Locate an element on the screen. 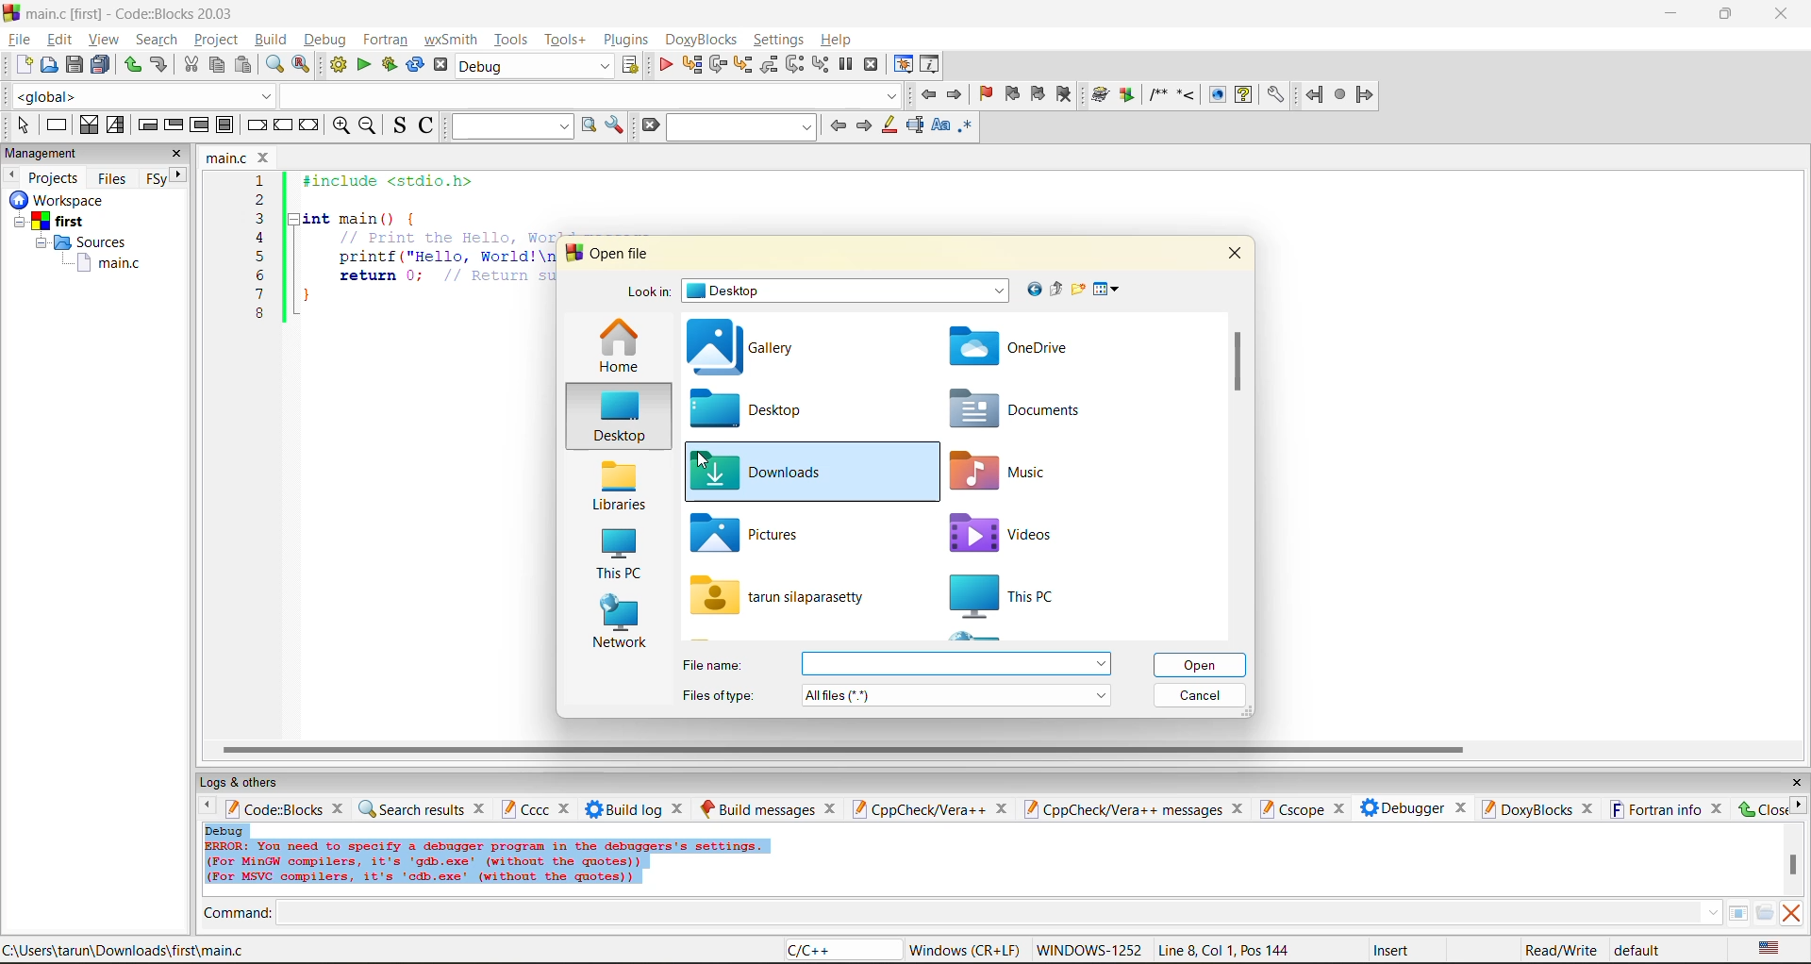 The height and width of the screenshot is (964, 1811). libraries is located at coordinates (617, 487).